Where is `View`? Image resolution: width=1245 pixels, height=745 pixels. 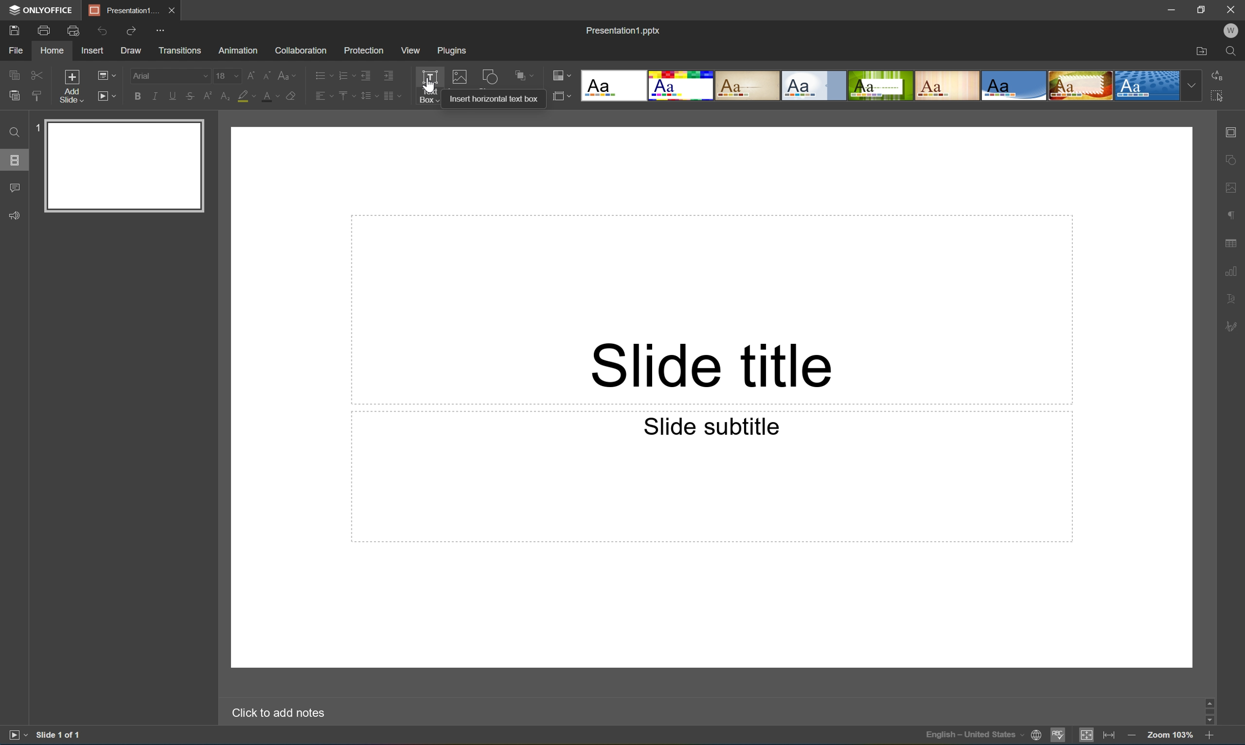
View is located at coordinates (412, 51).